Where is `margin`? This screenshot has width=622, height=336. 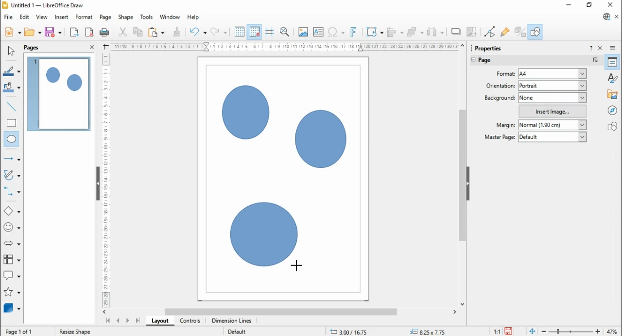 margin is located at coordinates (505, 125).